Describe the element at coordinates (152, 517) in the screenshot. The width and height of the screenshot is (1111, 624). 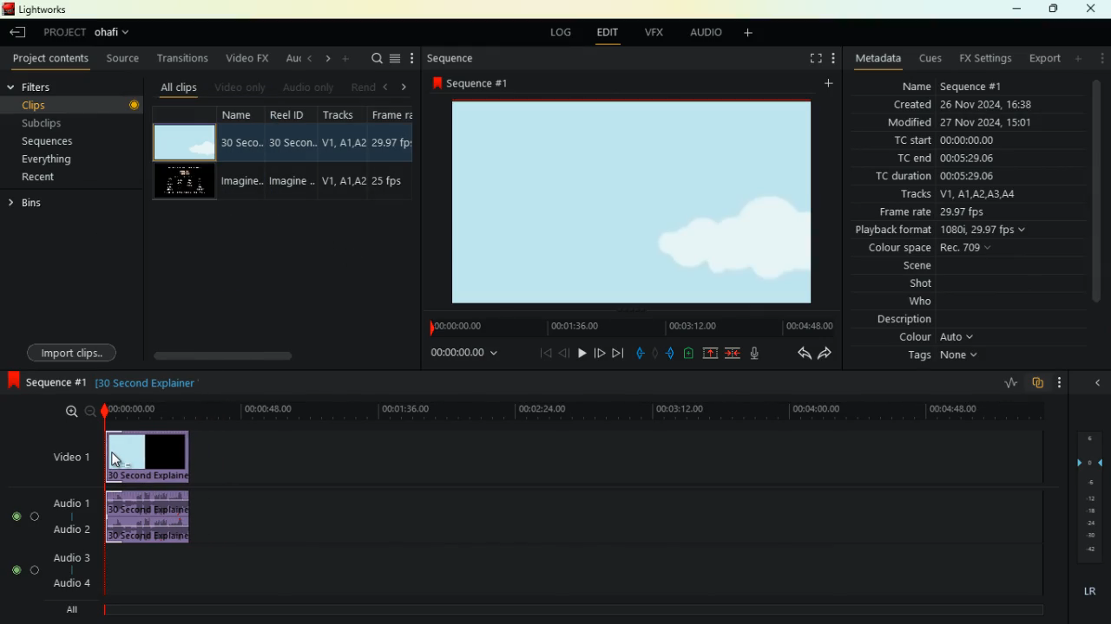
I see `audio` at that location.